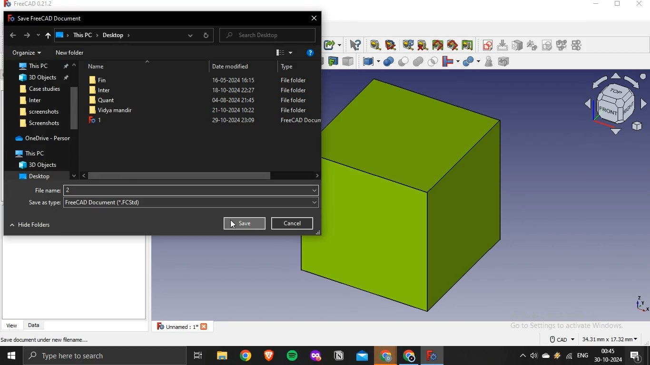 The height and width of the screenshot is (365, 650). Describe the element at coordinates (67, 339) in the screenshot. I see `save active document` at that location.